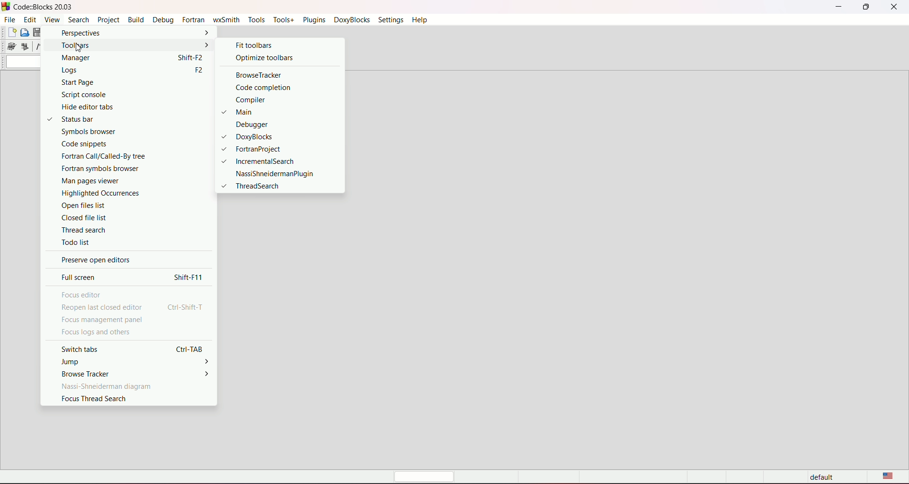 The height and width of the screenshot is (484, 909). What do you see at coordinates (252, 45) in the screenshot?
I see `fit toolbars` at bounding box center [252, 45].